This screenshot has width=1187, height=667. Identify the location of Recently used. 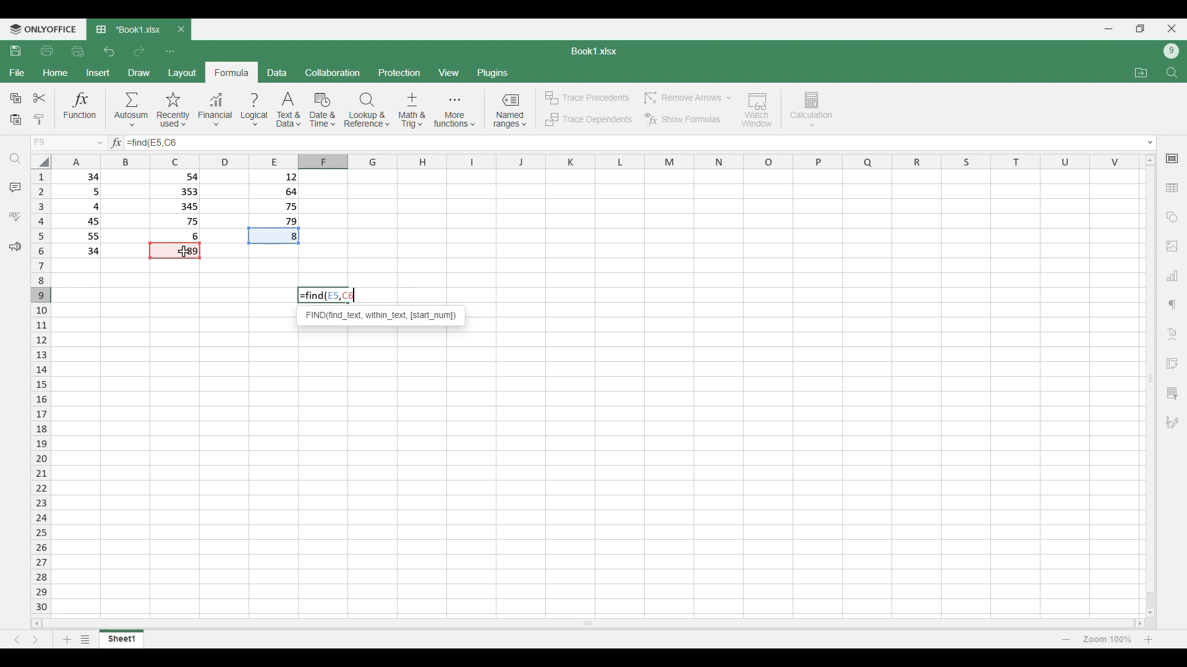
(174, 110).